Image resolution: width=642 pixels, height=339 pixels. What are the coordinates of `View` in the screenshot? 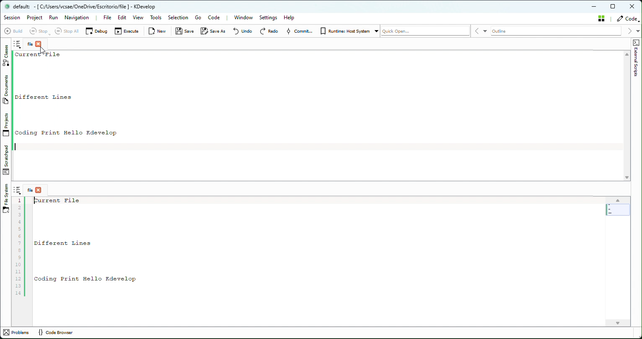 It's located at (139, 18).